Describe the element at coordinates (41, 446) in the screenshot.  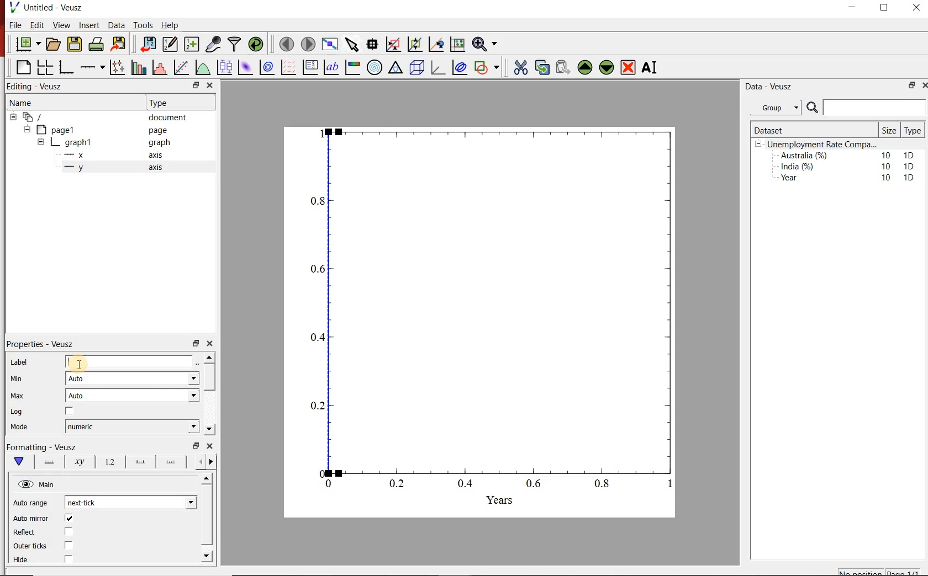
I see `Formatting - Veusz` at that location.